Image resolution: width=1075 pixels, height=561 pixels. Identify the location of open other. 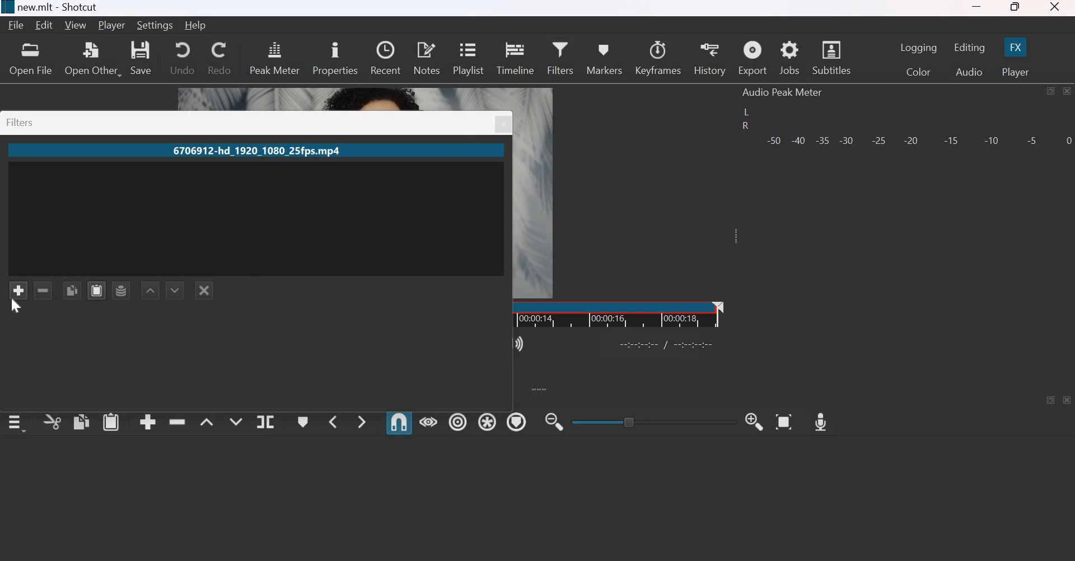
(92, 58).